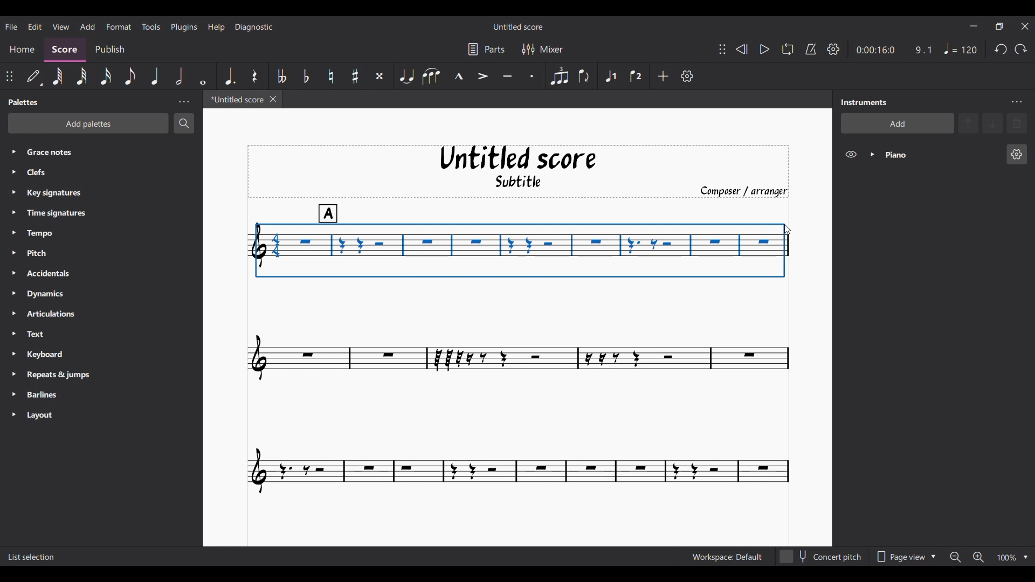 The width and height of the screenshot is (1035, 582). Describe the element at coordinates (56, 416) in the screenshot. I see `Layout` at that location.